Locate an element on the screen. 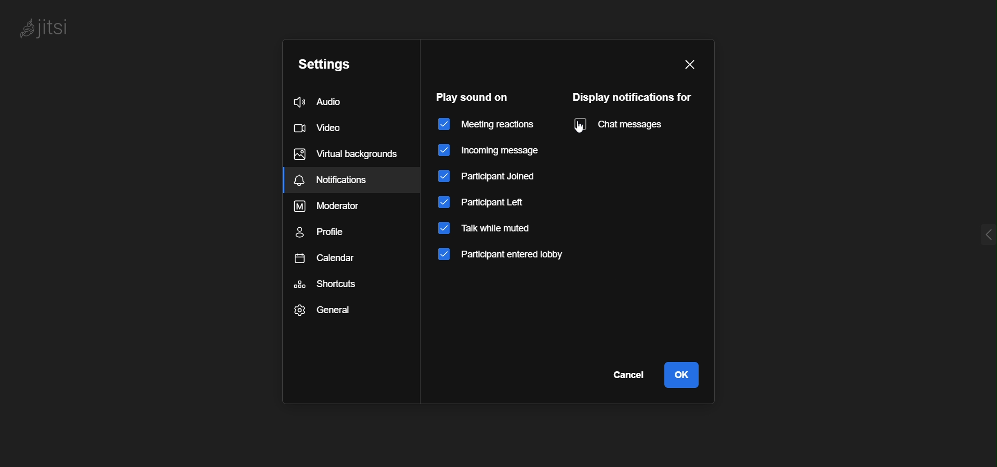 The height and width of the screenshot is (467, 997). notifications is located at coordinates (352, 180).